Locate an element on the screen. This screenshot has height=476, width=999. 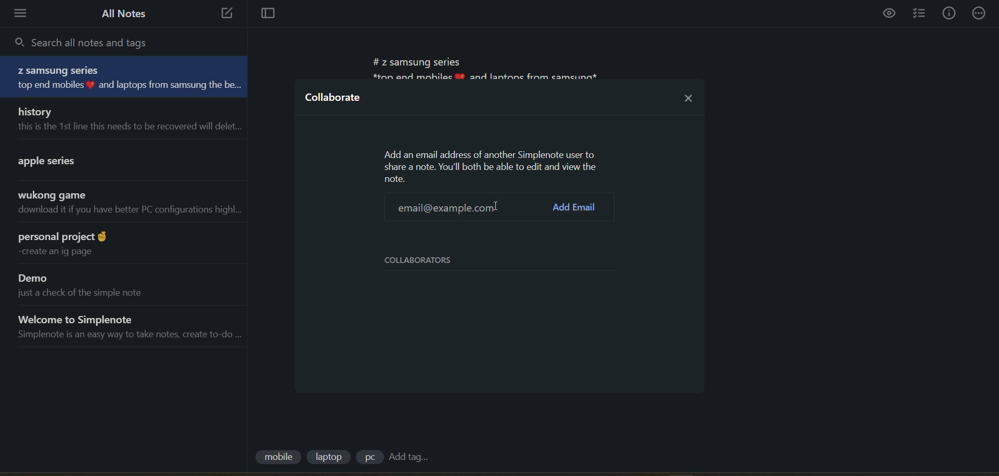
note title and preview is located at coordinates (124, 118).